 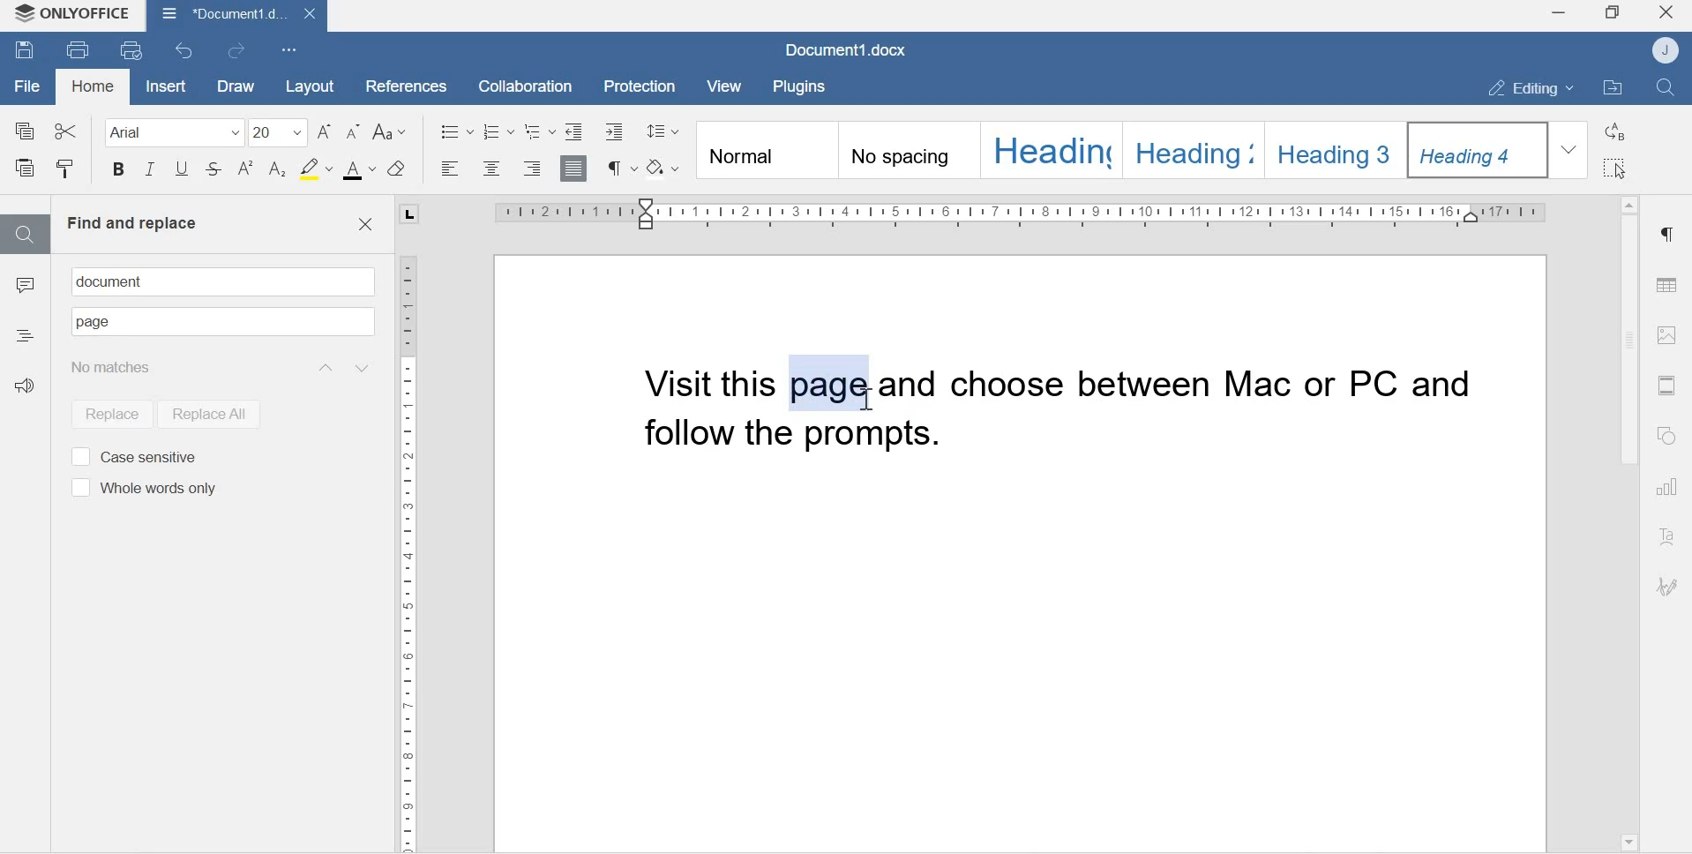 I want to click on Print file, so click(x=79, y=49).